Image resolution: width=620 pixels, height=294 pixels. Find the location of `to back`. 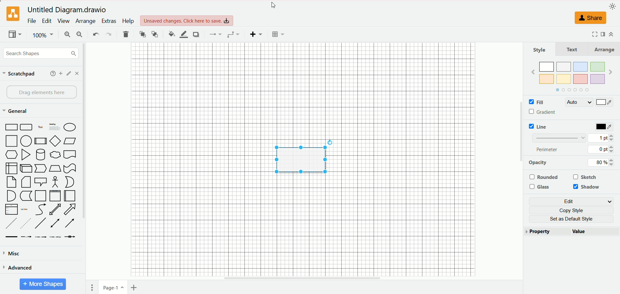

to back is located at coordinates (155, 34).